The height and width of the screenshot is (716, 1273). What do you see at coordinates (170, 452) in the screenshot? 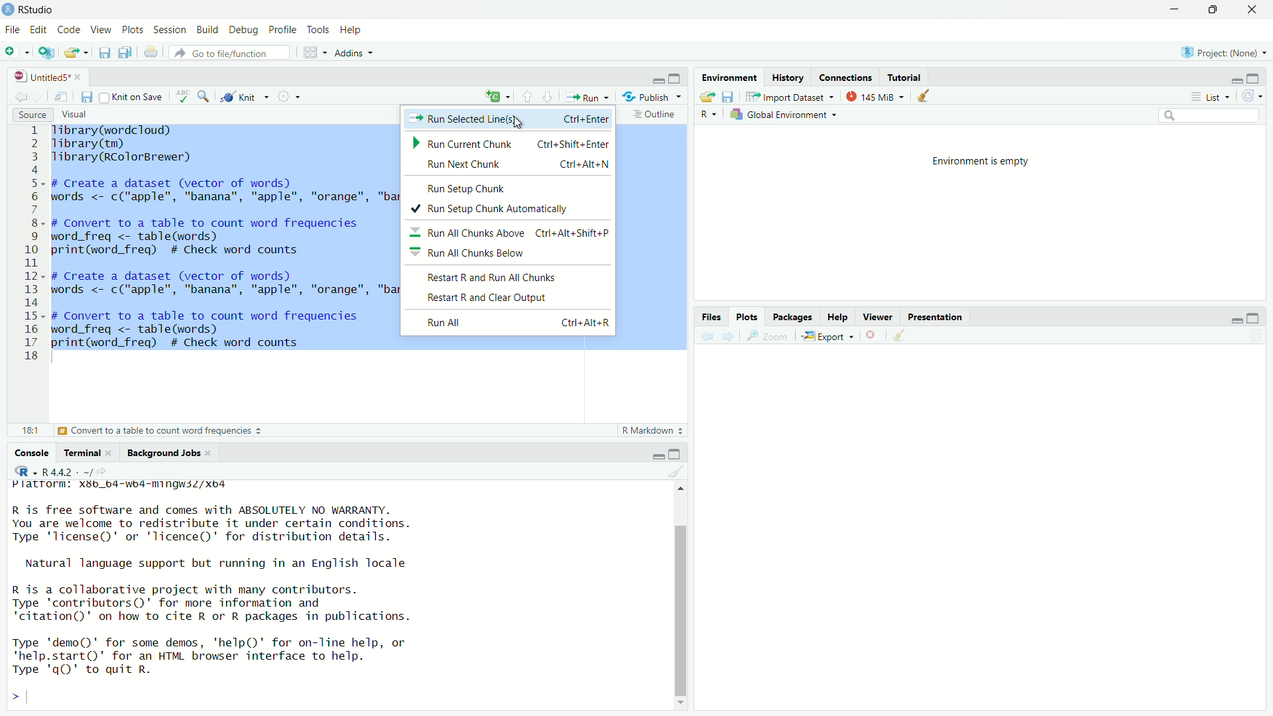
I see `Background Jobs` at bounding box center [170, 452].